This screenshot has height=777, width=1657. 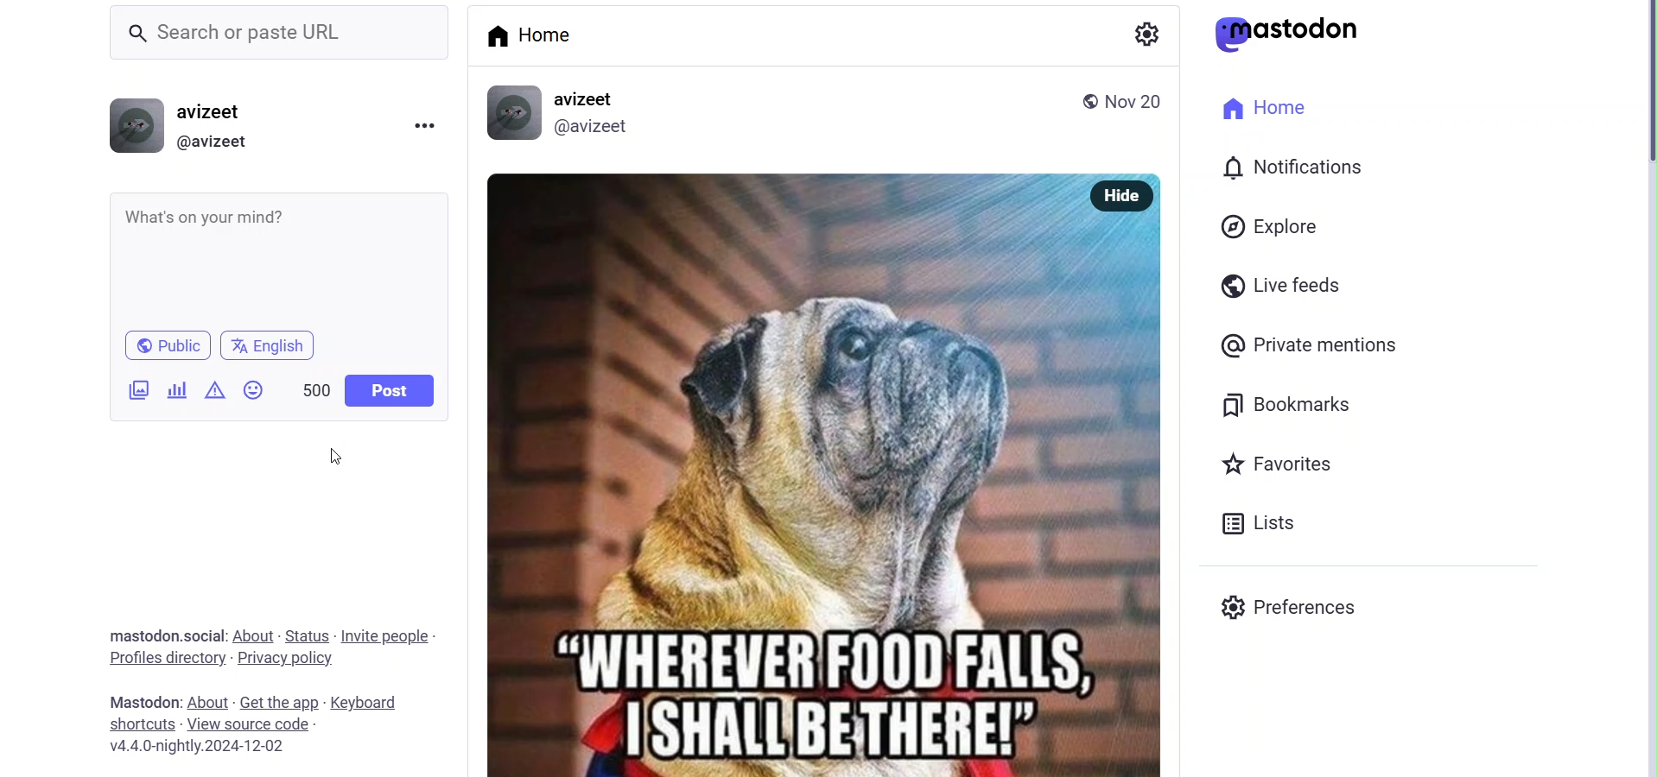 What do you see at coordinates (279, 258) in the screenshot?
I see `whats on your mind` at bounding box center [279, 258].